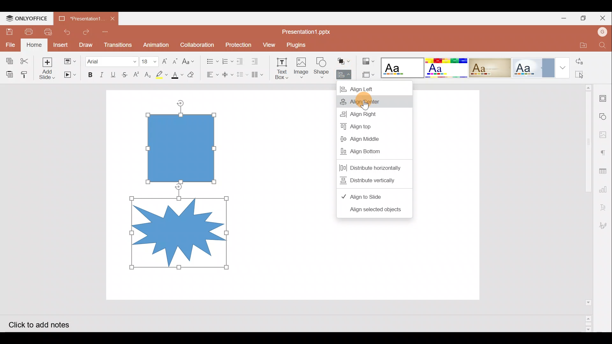  Describe the element at coordinates (190, 61) in the screenshot. I see `Change case` at that location.